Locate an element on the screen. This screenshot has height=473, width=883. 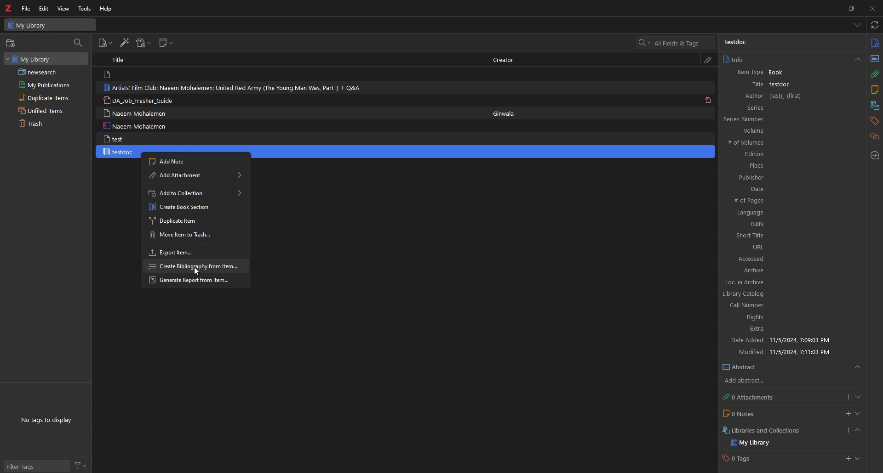
ISBN is located at coordinates (789, 224).